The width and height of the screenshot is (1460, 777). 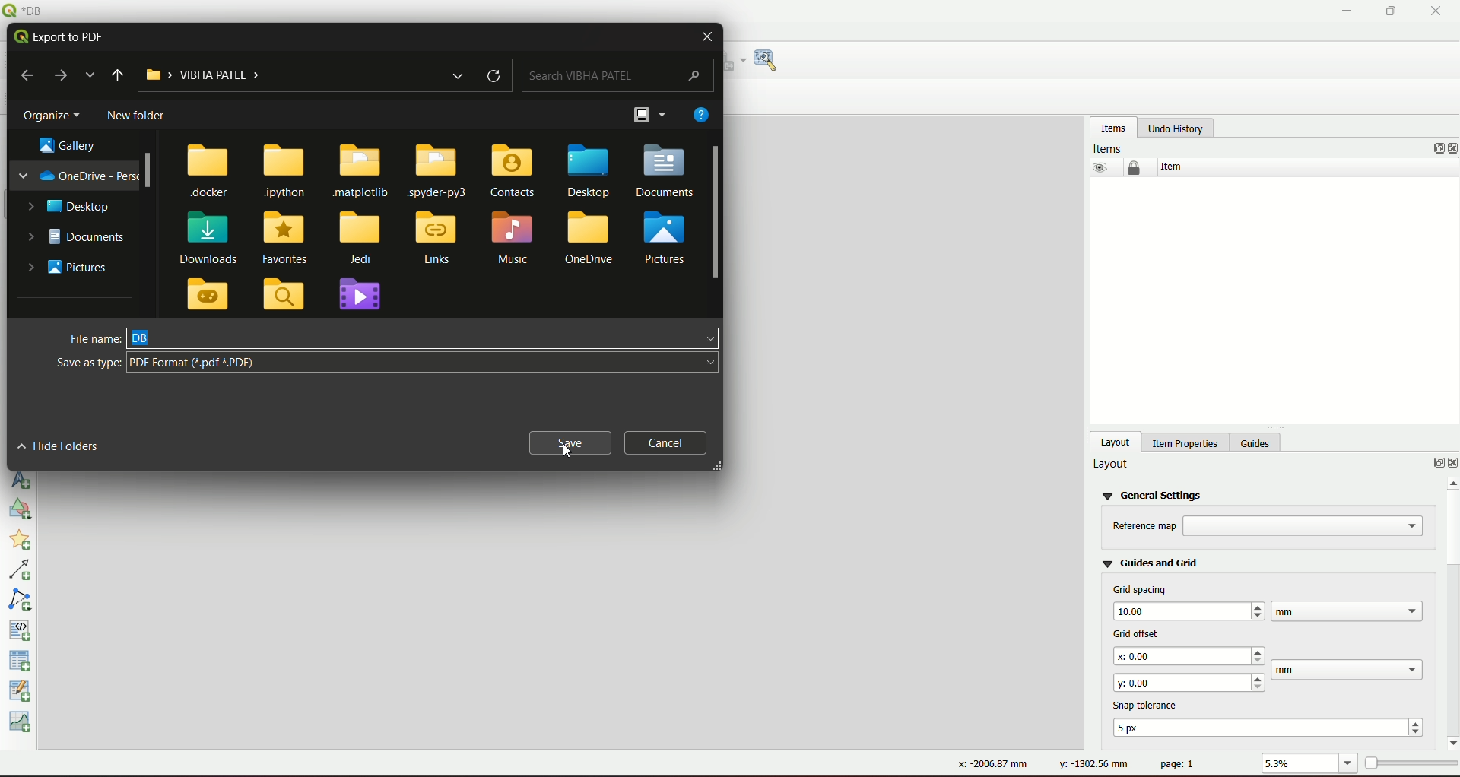 I want to click on one drive, so click(x=78, y=174).